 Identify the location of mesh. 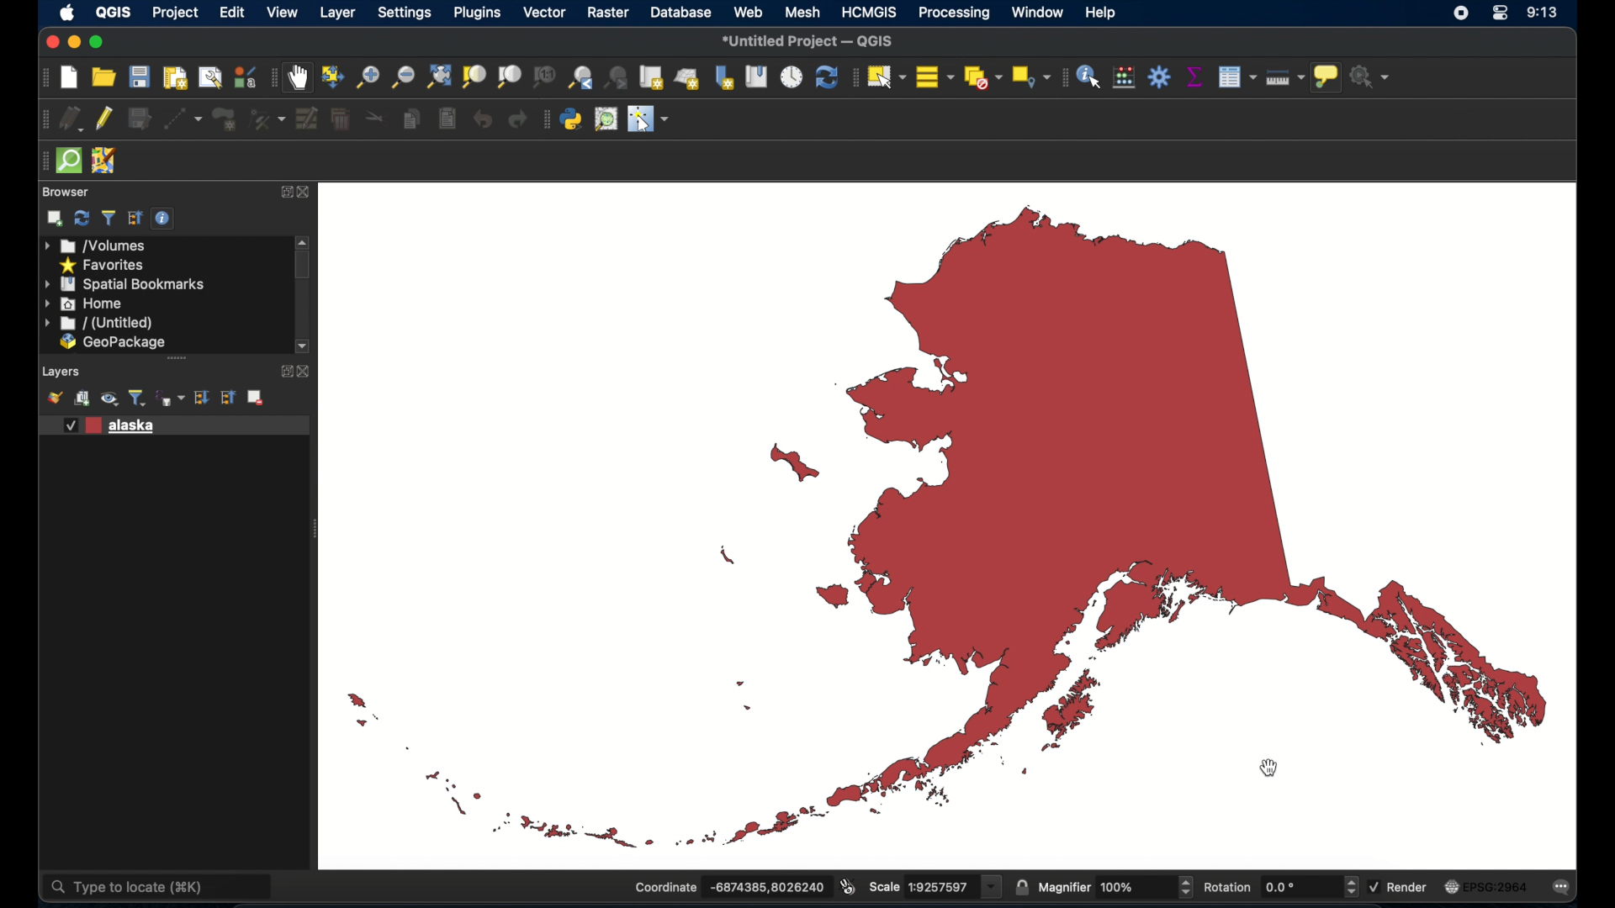
(803, 12).